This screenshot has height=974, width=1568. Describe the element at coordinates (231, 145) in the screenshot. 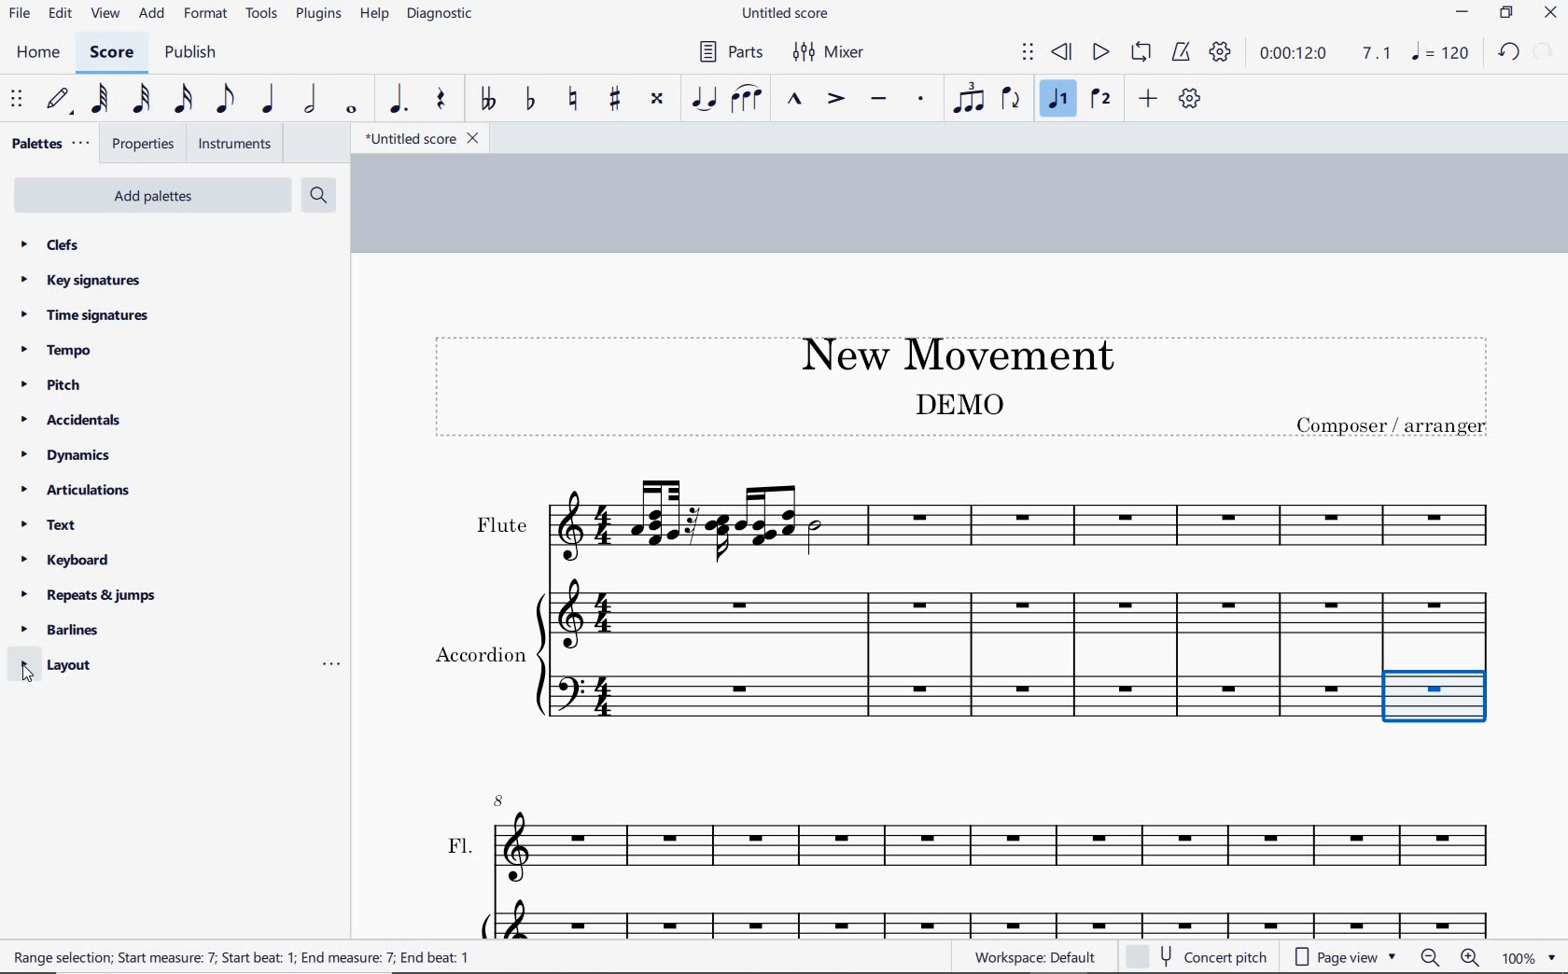

I see `instruments` at that location.